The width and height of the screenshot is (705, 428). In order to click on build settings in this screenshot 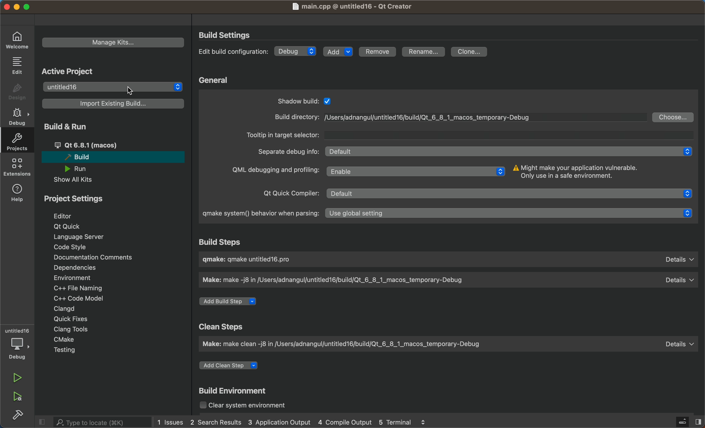, I will do `click(229, 34)`.